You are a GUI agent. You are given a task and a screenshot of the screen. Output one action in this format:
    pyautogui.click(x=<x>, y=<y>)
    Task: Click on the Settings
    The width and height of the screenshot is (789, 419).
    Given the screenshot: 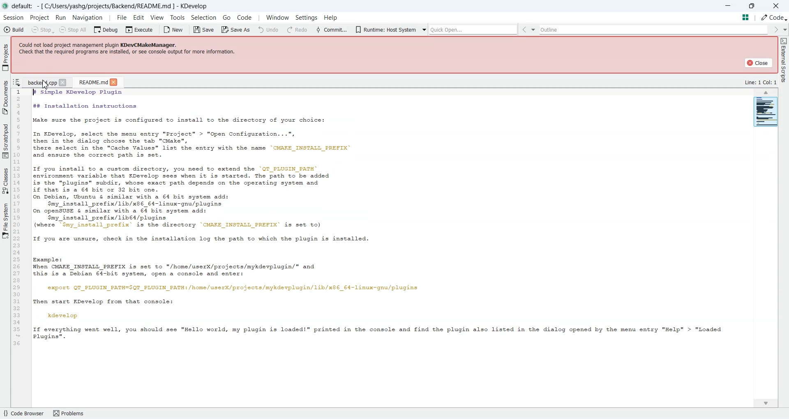 What is the action you would take?
    pyautogui.click(x=305, y=17)
    